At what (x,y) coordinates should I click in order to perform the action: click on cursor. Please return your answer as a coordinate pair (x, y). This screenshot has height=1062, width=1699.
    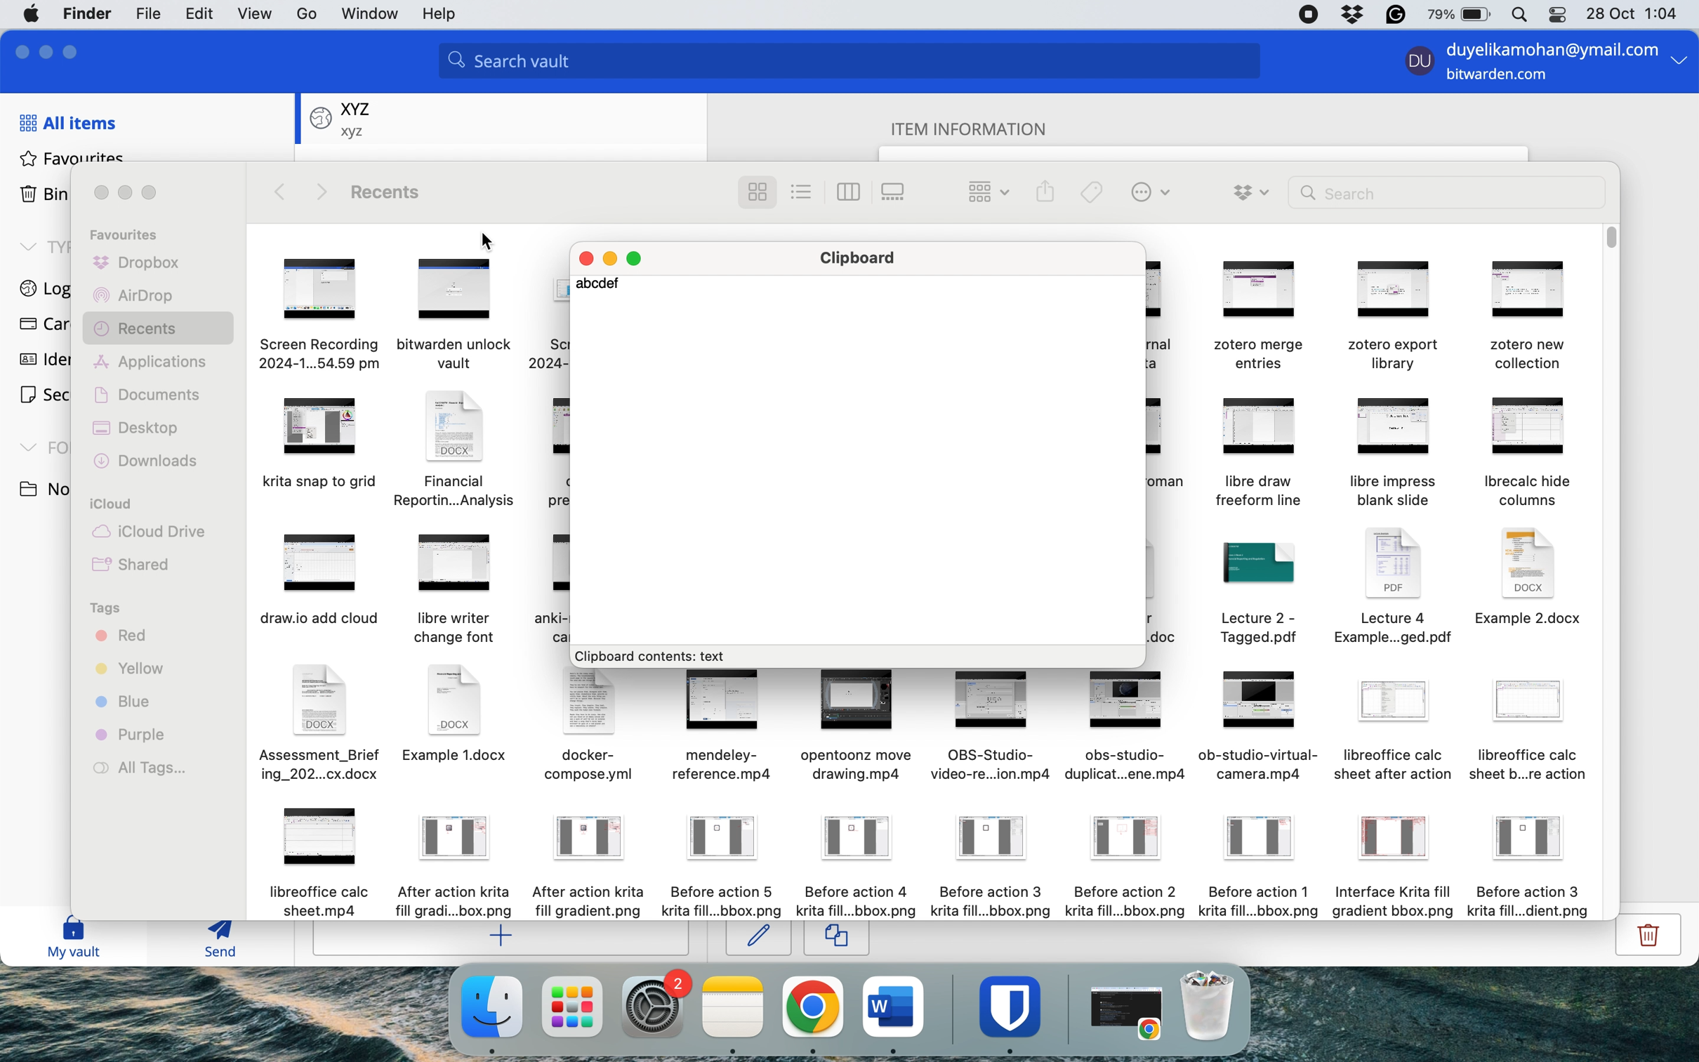
    Looking at the image, I should click on (492, 242).